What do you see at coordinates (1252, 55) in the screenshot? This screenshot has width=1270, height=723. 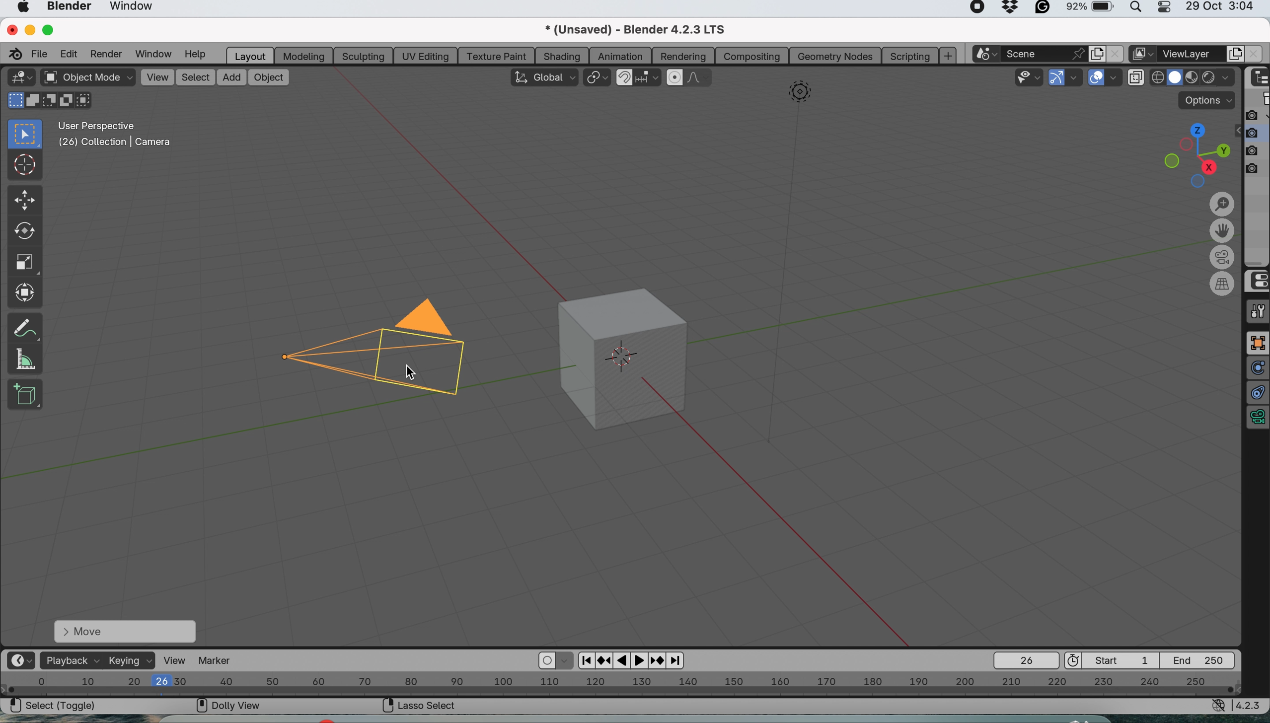 I see `close` at bounding box center [1252, 55].